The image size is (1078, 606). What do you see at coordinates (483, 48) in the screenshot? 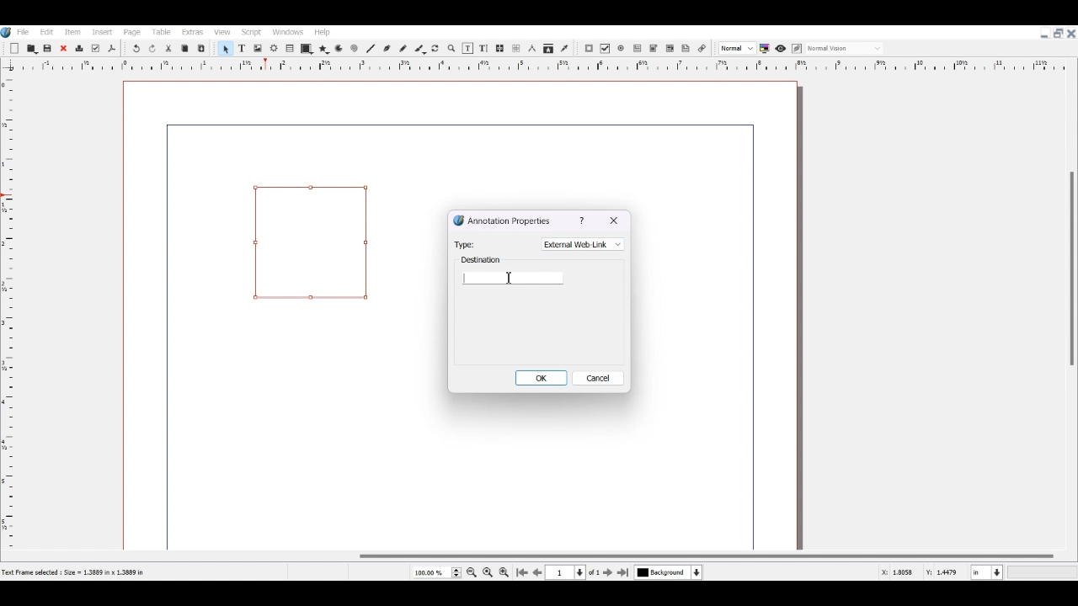
I see `Edit Text` at bounding box center [483, 48].